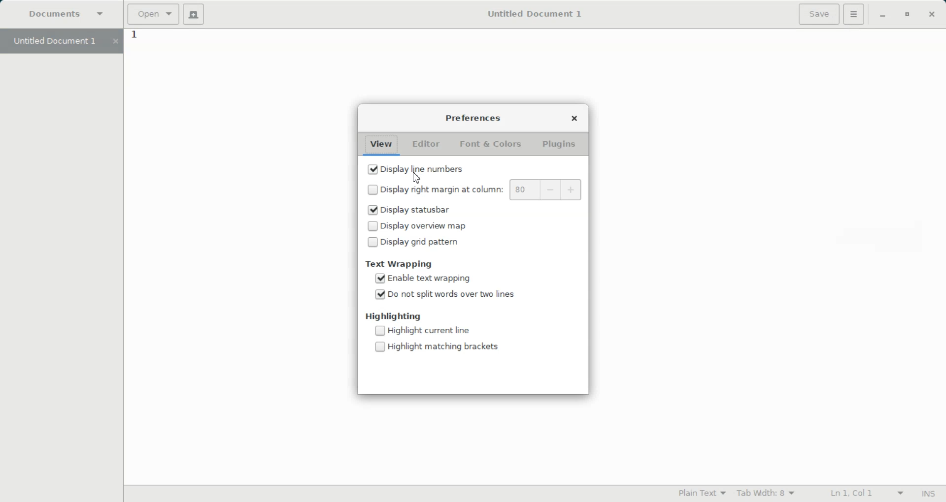  What do you see at coordinates (560, 145) in the screenshot?
I see `Plugins` at bounding box center [560, 145].